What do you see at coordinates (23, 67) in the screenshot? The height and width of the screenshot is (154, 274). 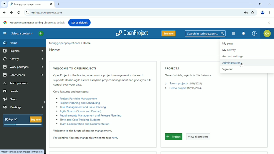 I see `Work packages` at bounding box center [23, 67].